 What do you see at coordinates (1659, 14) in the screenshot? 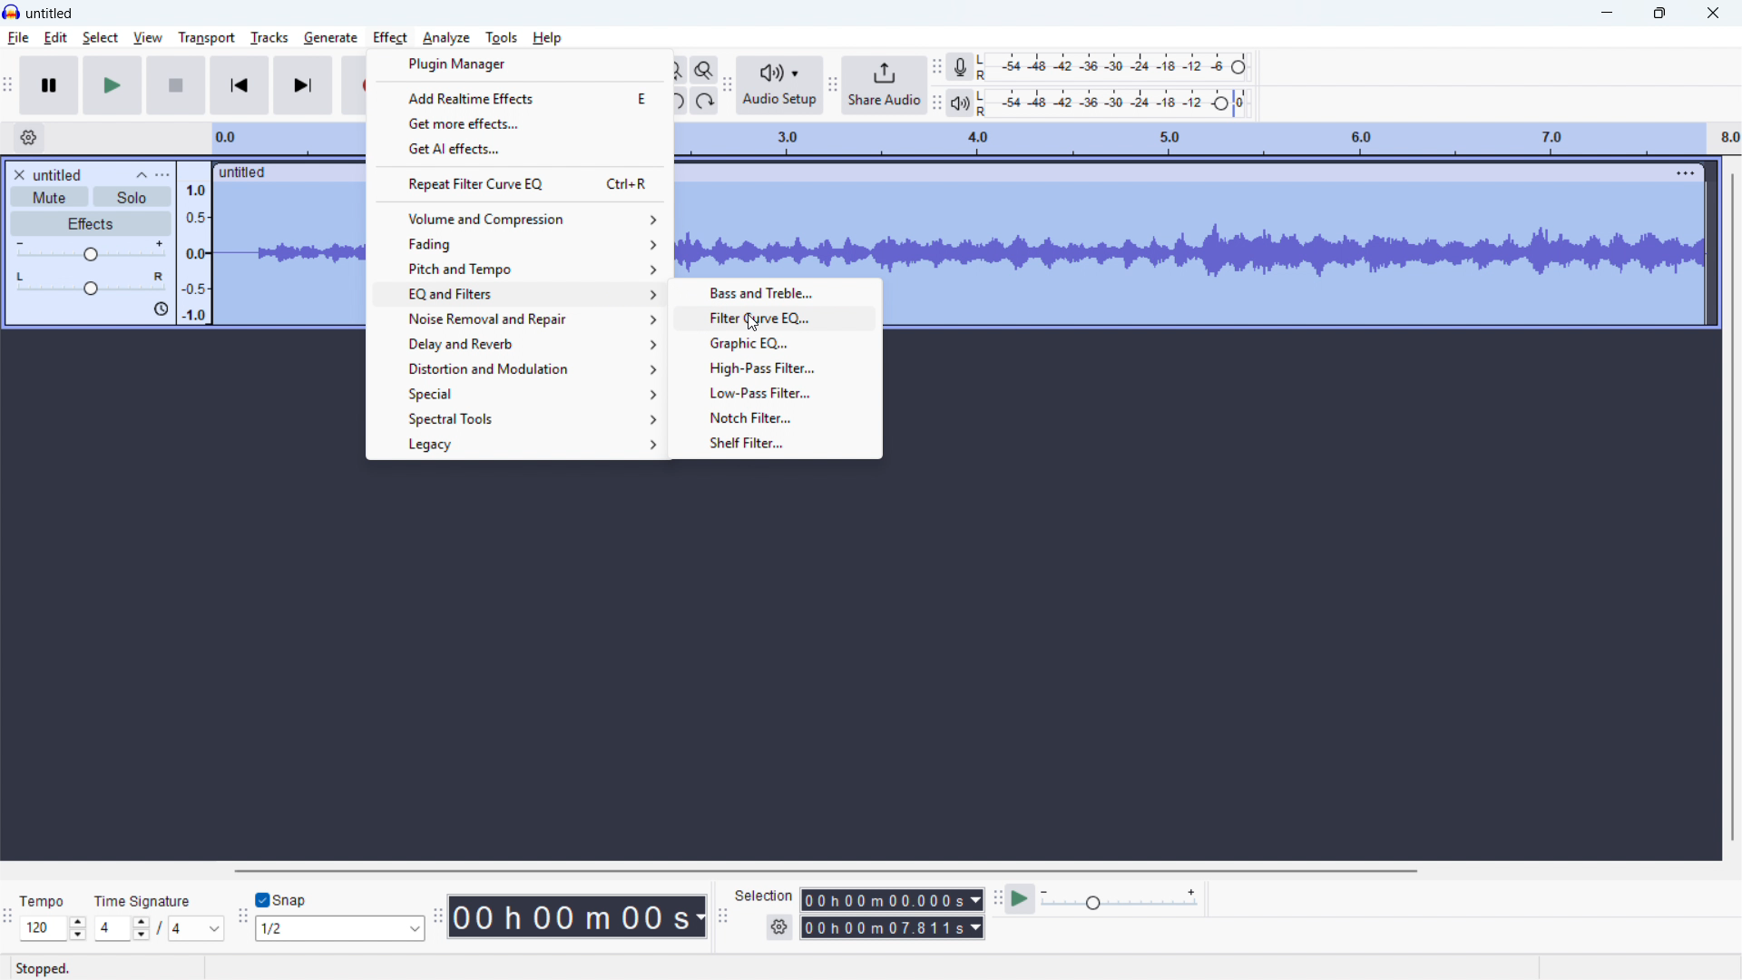
I see `Maximise ` at bounding box center [1659, 14].